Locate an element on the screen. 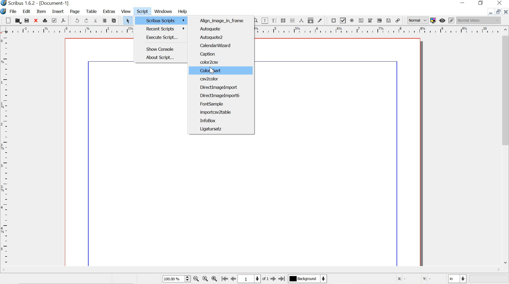 The width and height of the screenshot is (509, 284). pdf list box is located at coordinates (379, 21).